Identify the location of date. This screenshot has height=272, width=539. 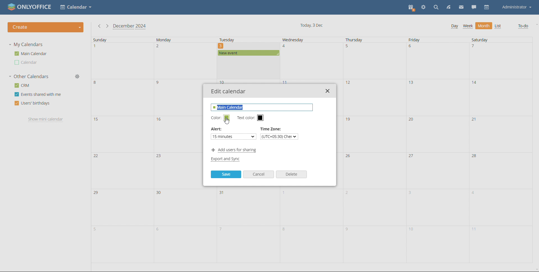
(185, 244).